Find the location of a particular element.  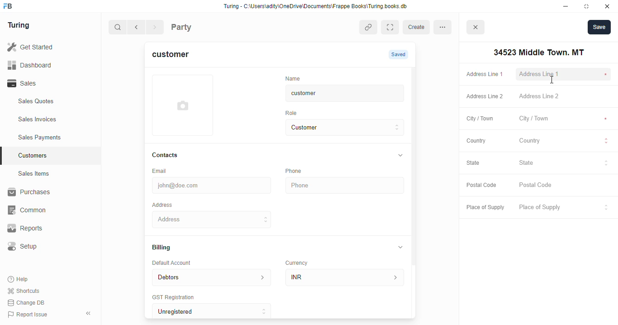

Customer is located at coordinates (338, 128).